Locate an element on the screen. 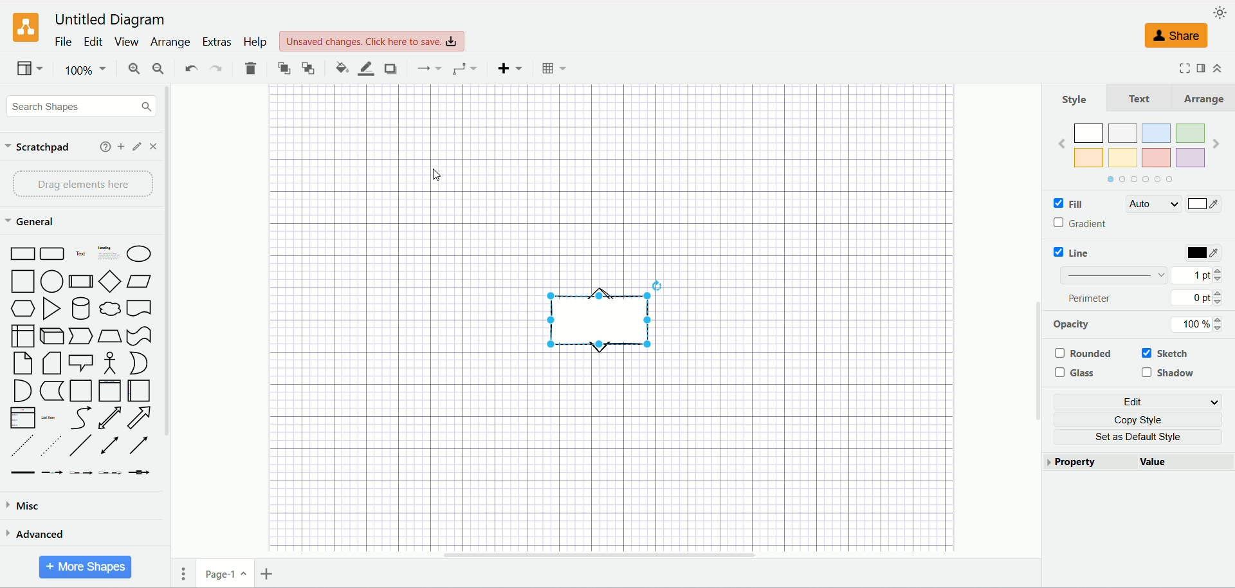  vertical scroll bar is located at coordinates (167, 336).